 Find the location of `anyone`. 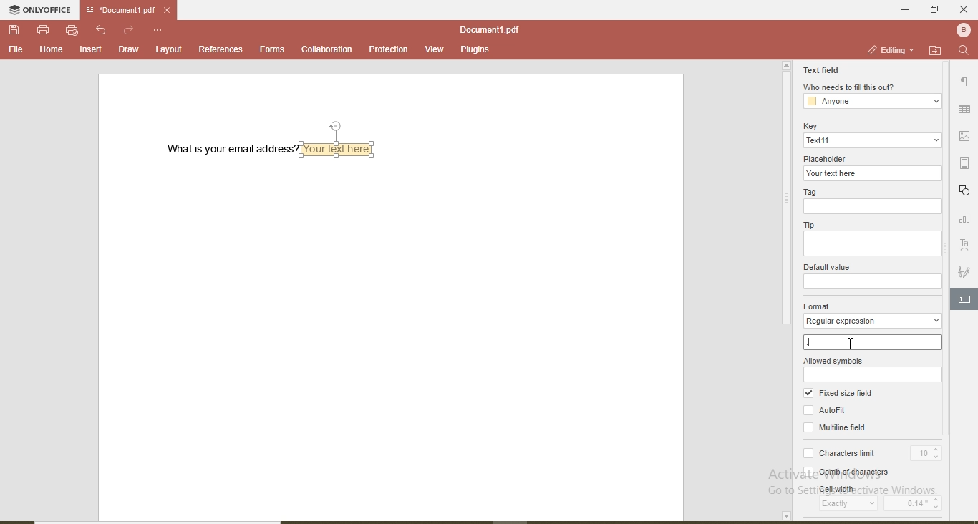

anyone is located at coordinates (873, 102).